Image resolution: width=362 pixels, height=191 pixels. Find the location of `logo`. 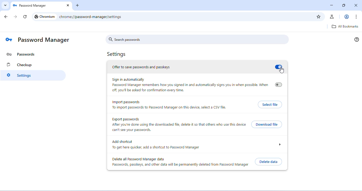

logo is located at coordinates (15, 6).